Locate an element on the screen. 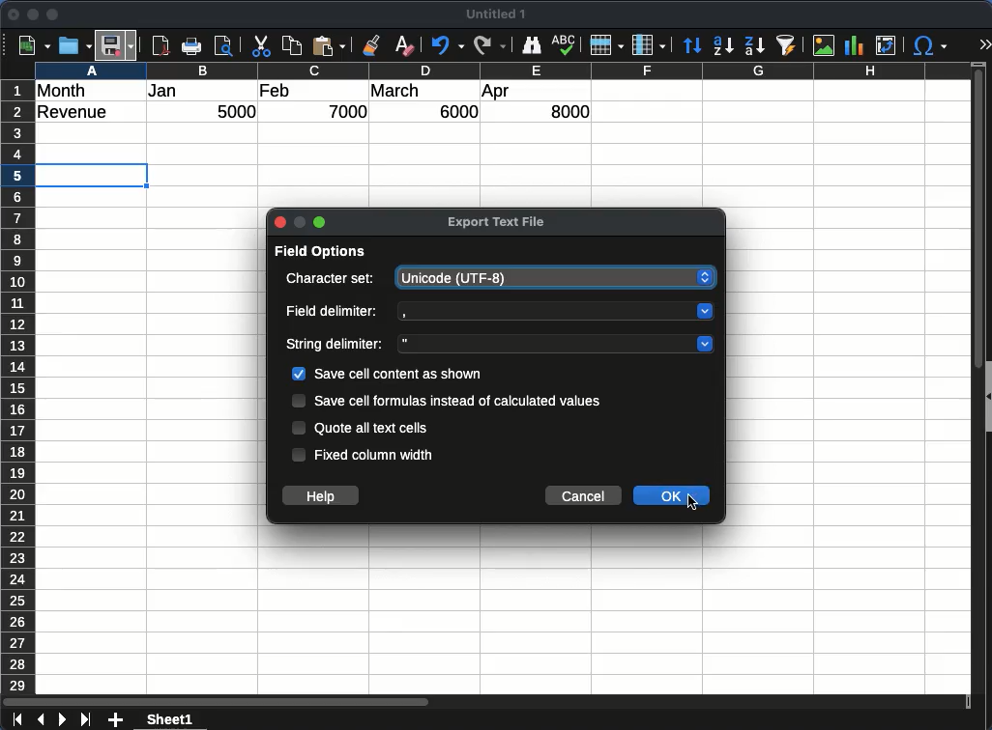  7000 is located at coordinates (350, 111).